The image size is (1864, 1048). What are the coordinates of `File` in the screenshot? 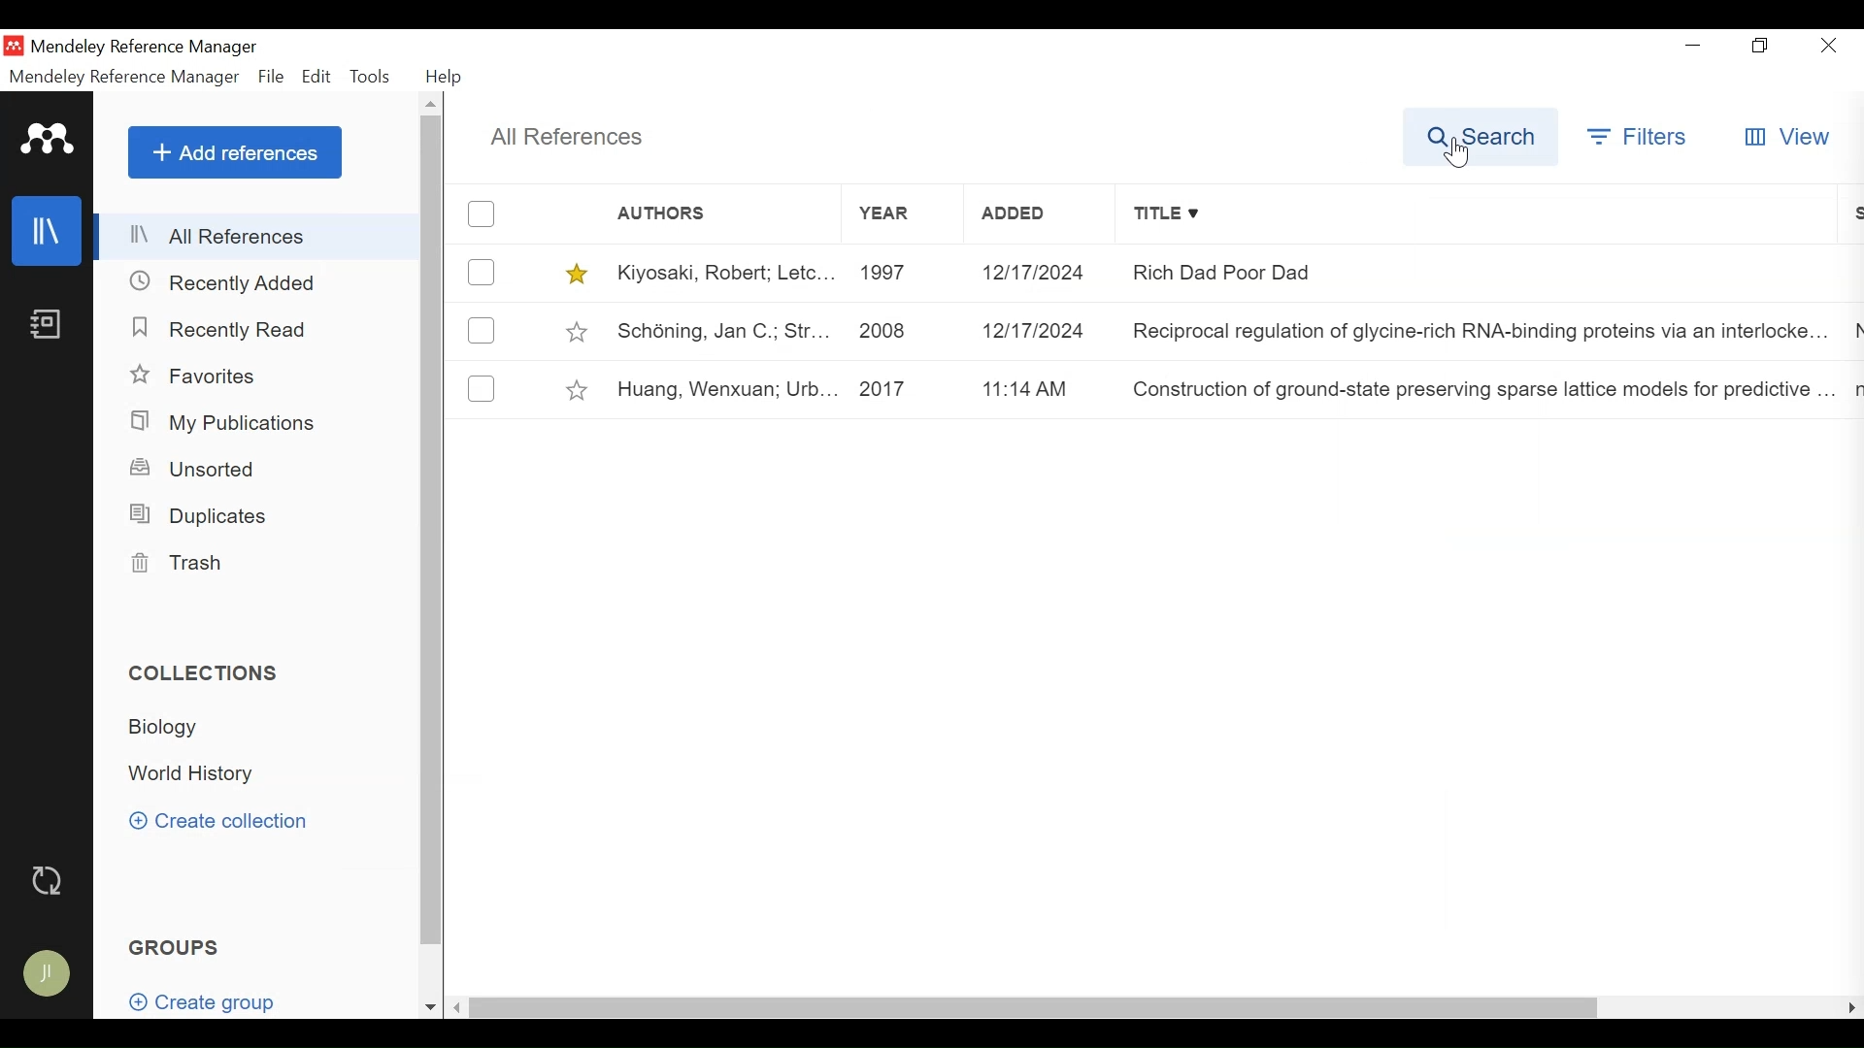 It's located at (269, 77).